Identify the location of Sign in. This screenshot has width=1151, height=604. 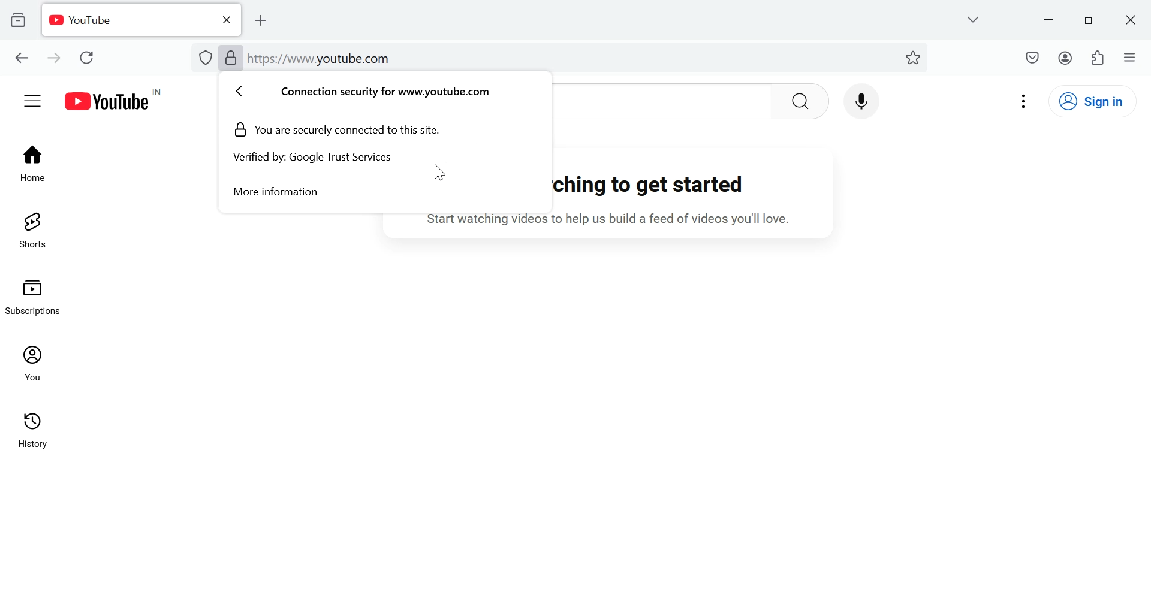
(1099, 101).